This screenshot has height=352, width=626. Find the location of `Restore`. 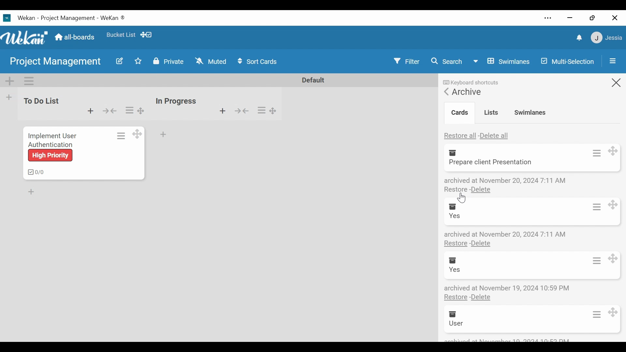

Restore is located at coordinates (455, 297).